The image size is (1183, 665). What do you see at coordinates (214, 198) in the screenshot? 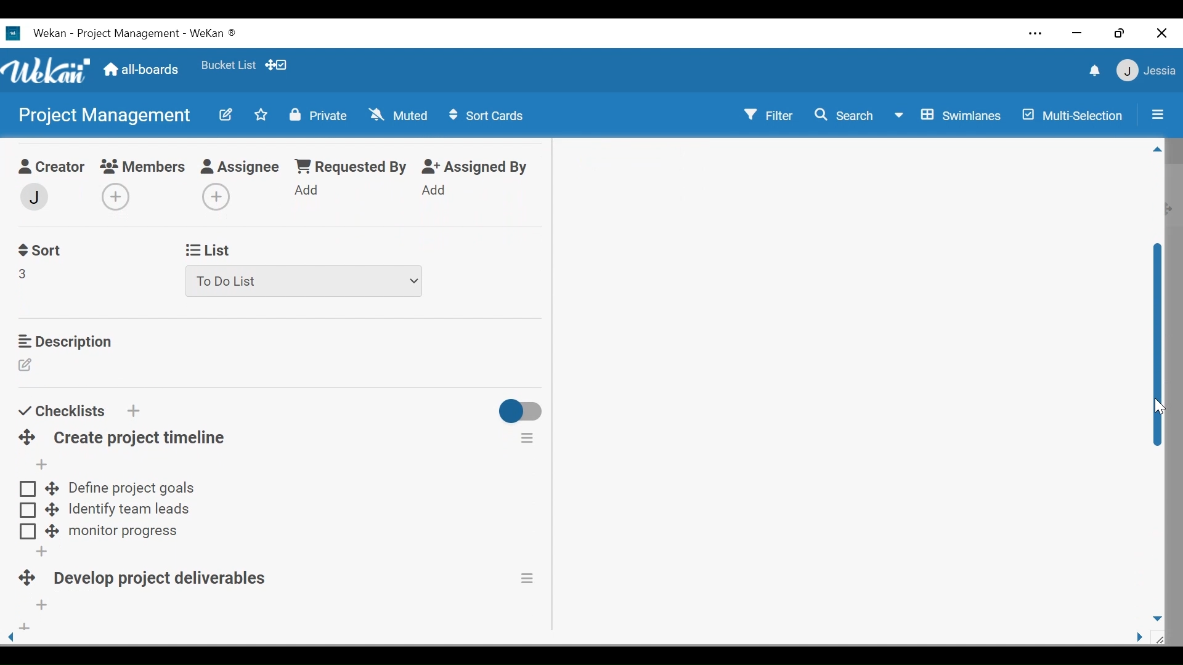
I see `Add Assignee` at bounding box center [214, 198].